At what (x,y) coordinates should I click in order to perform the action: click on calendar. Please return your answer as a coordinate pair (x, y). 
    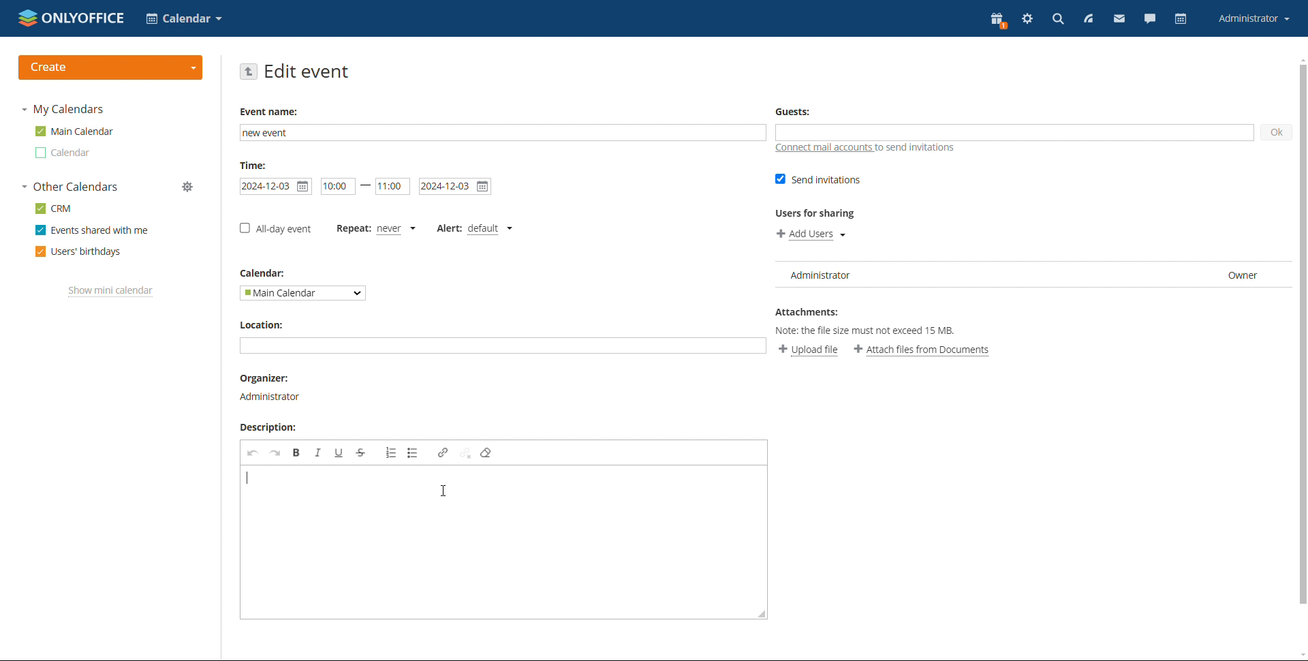
    Looking at the image, I should click on (1181, 18).